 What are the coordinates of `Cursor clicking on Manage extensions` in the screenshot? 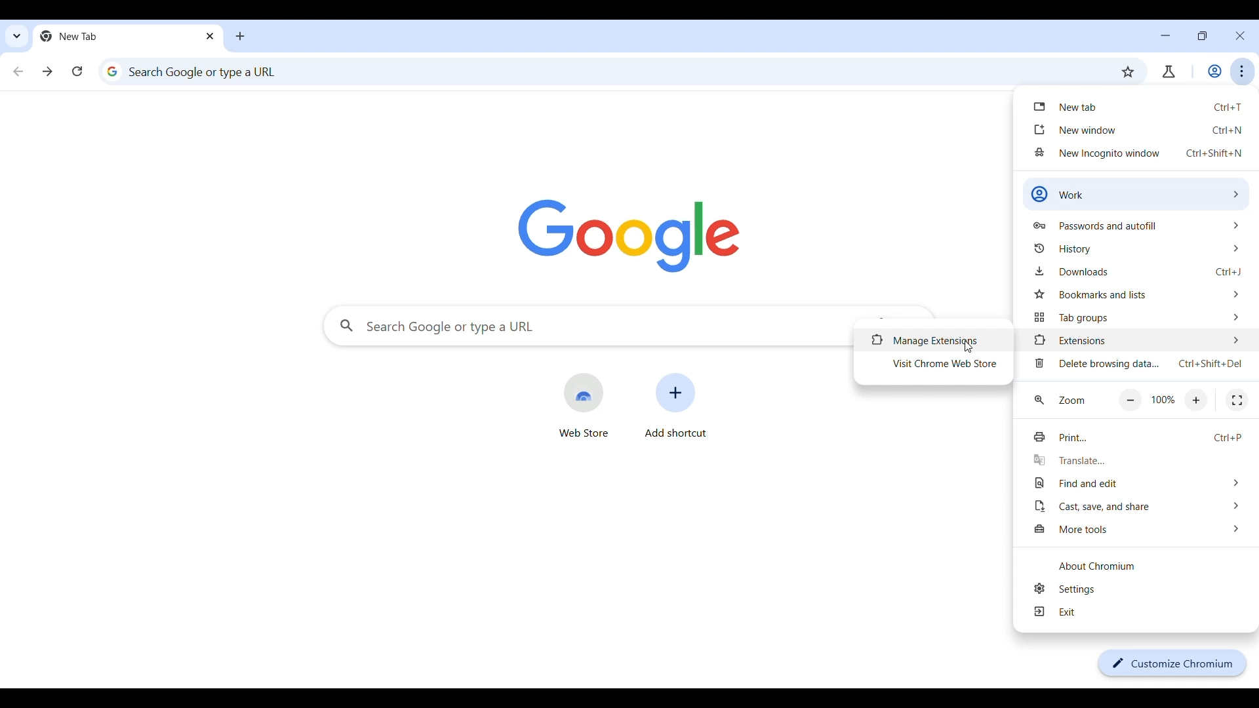 It's located at (969, 346).